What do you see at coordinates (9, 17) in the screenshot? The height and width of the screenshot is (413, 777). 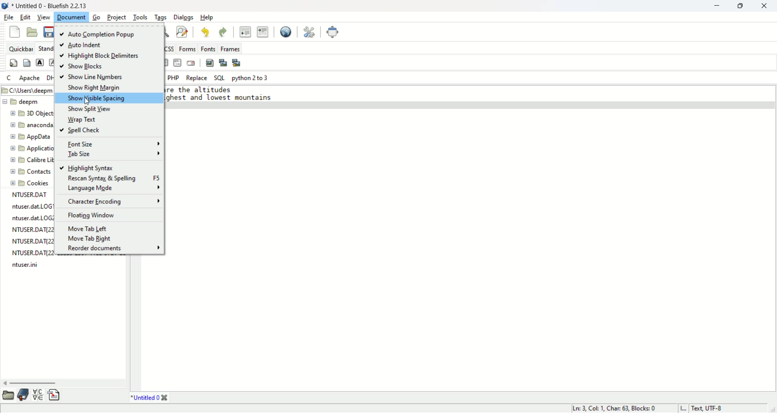 I see `file` at bounding box center [9, 17].